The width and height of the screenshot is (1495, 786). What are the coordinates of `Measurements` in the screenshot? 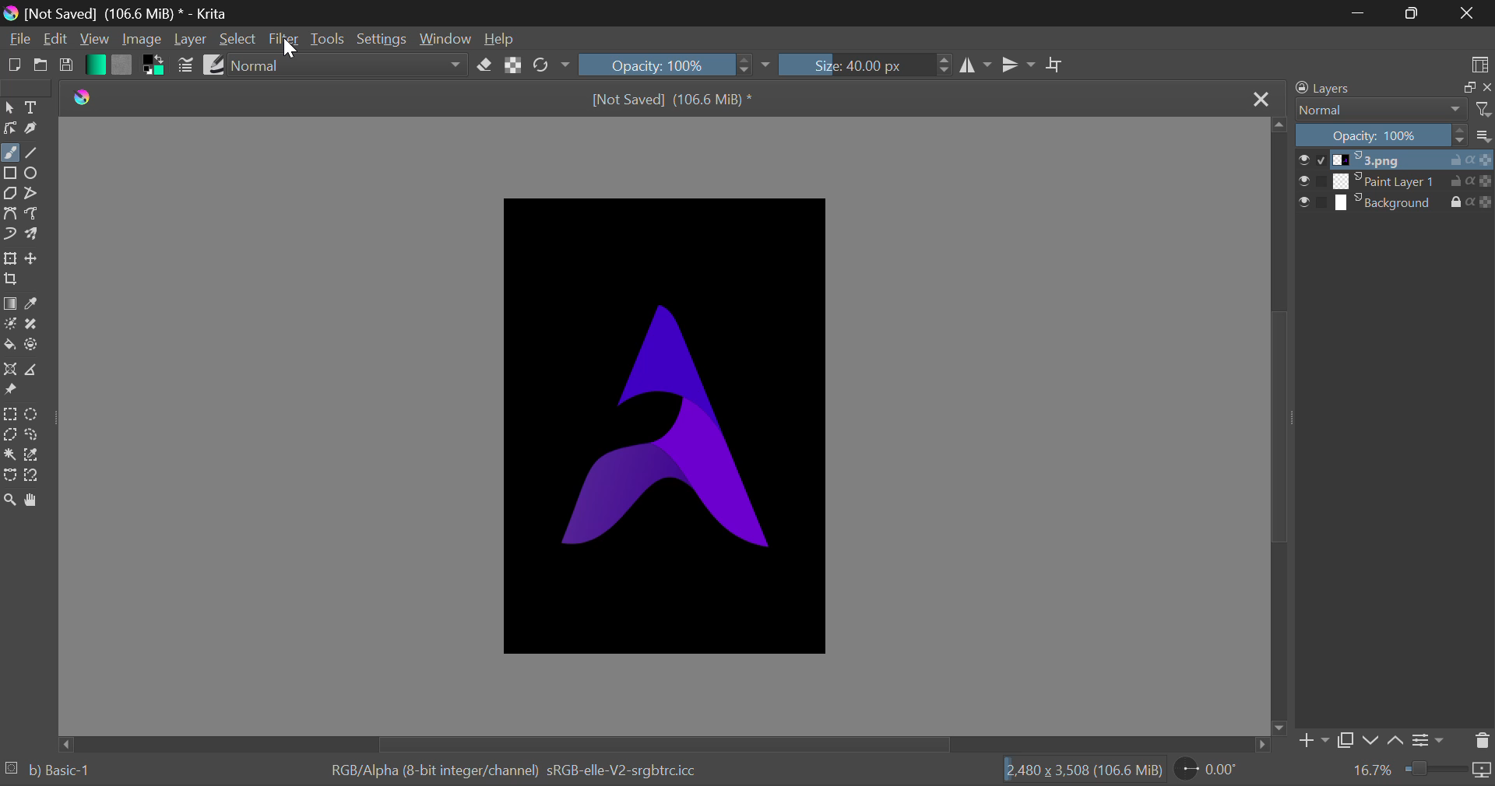 It's located at (32, 370).